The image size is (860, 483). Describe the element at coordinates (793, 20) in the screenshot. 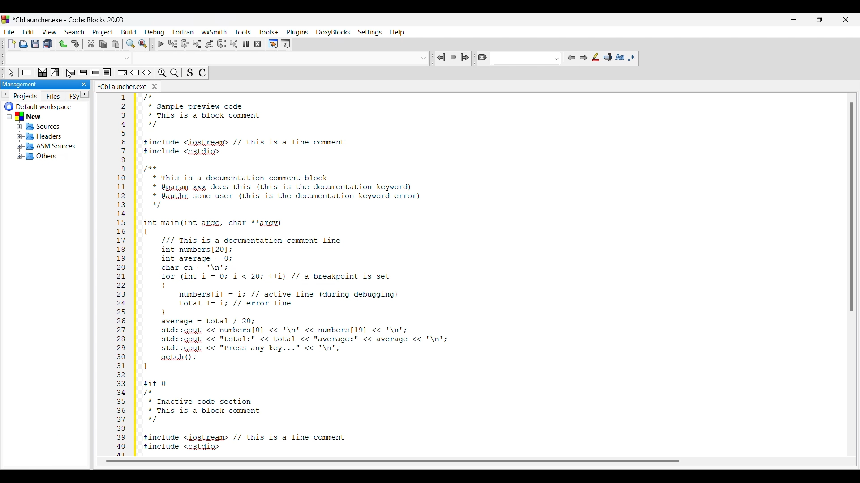

I see `Minimize` at that location.